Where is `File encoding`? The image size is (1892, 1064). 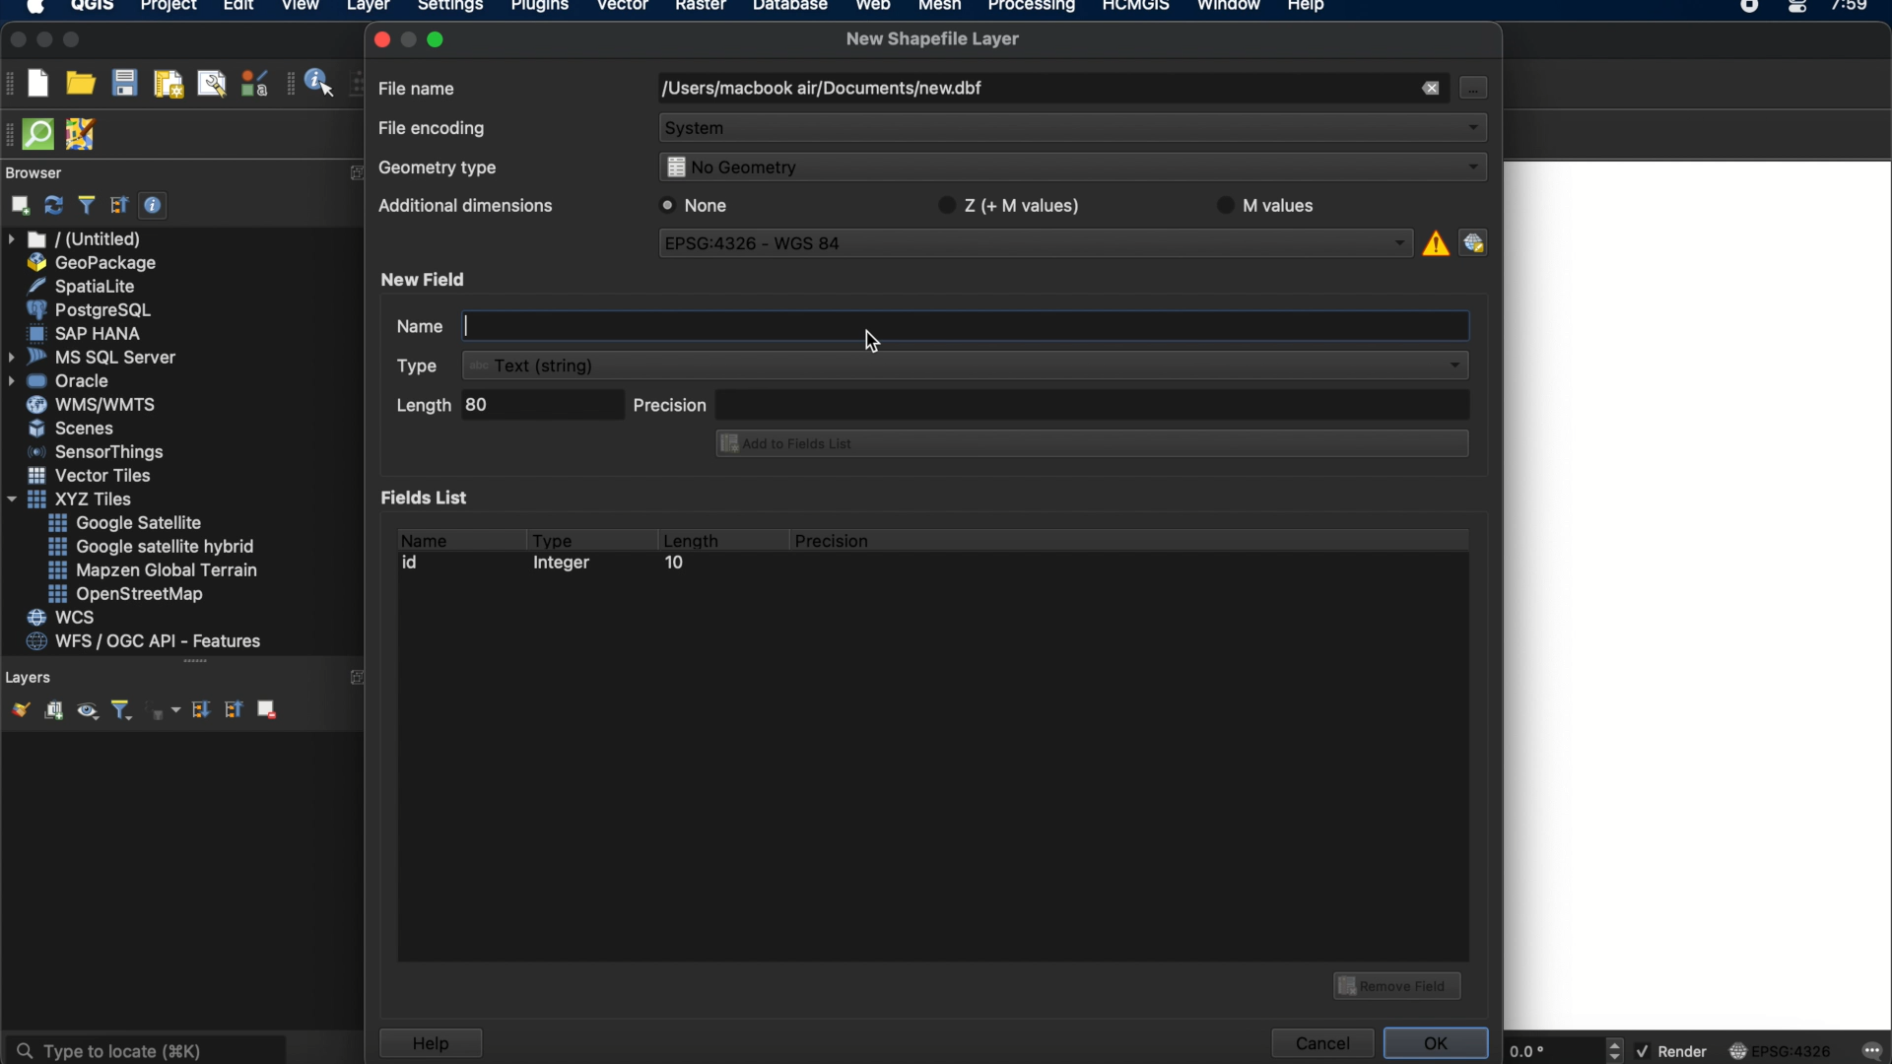 File encoding is located at coordinates (434, 129).